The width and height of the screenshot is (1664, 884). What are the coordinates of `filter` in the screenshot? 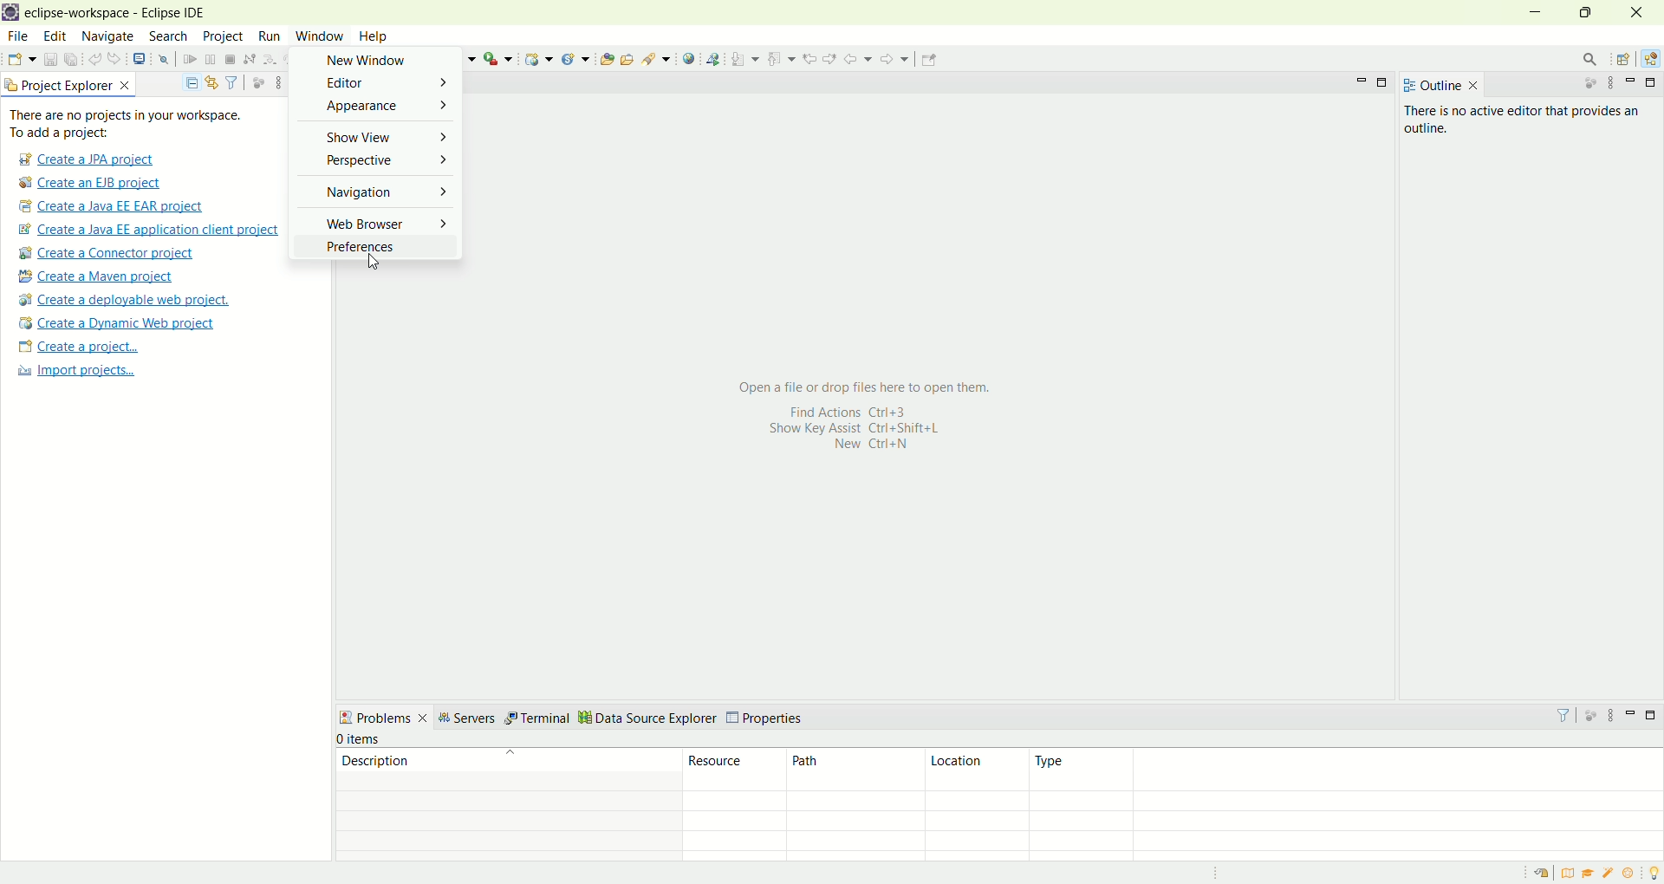 It's located at (1556, 715).